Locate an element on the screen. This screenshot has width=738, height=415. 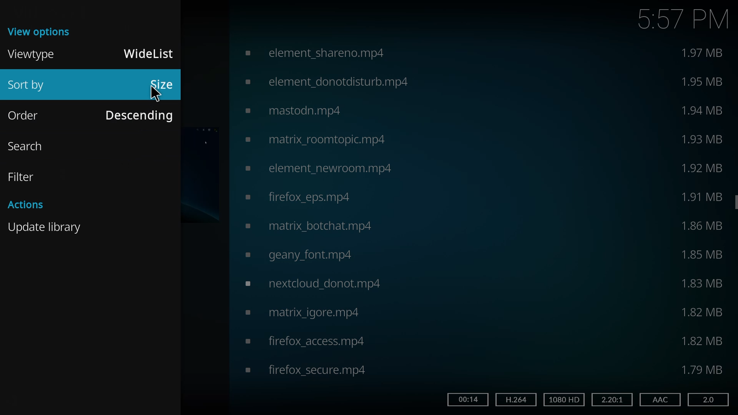
view options is located at coordinates (42, 31).